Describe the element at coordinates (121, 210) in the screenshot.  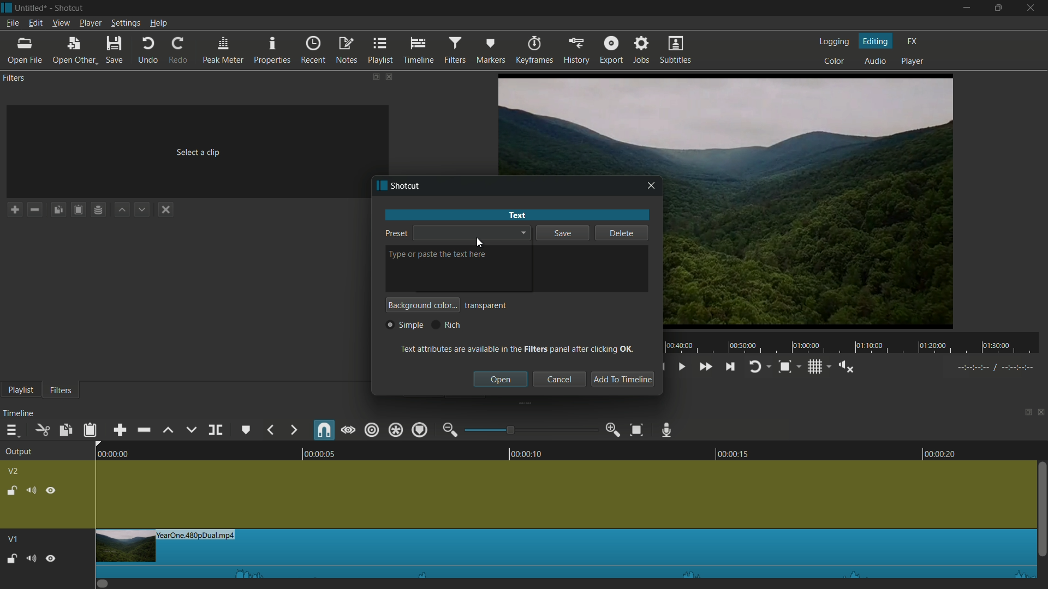
I see `up` at that location.